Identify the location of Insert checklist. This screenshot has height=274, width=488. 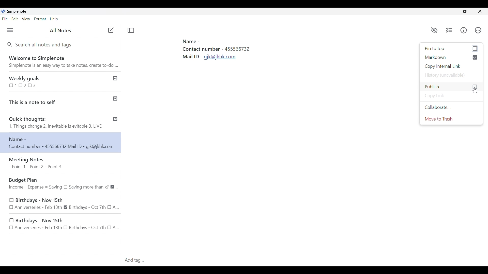
(449, 30).